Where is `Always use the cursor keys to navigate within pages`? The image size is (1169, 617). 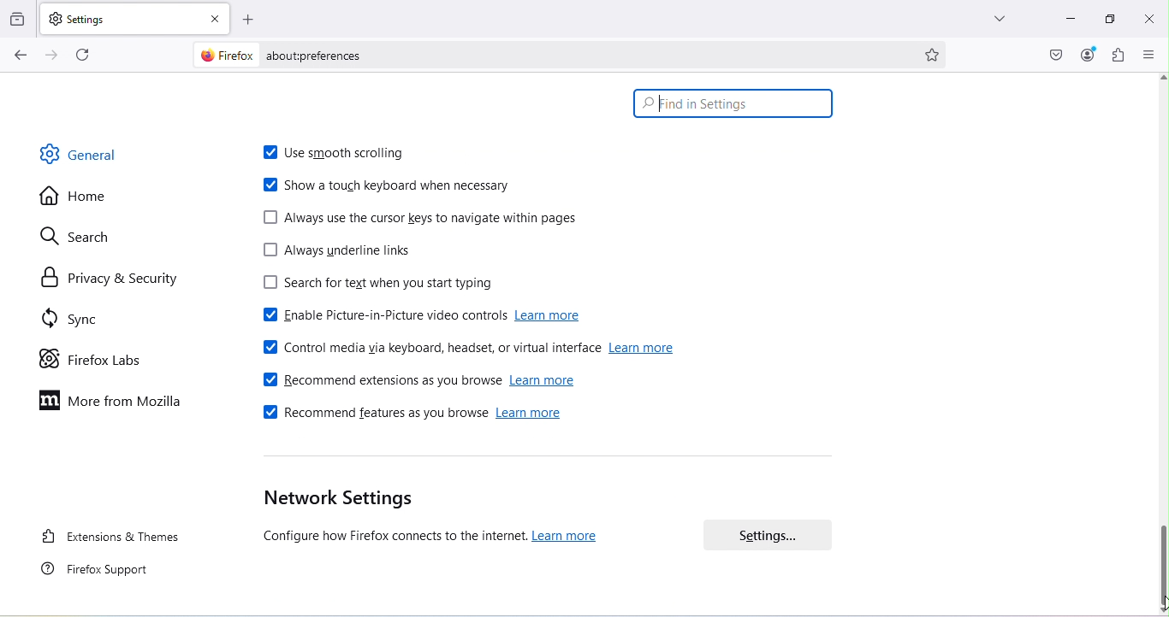
Always use the cursor keys to navigate within pages is located at coordinates (422, 221).